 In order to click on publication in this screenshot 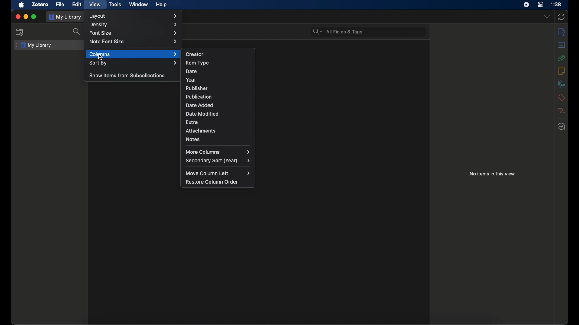, I will do `click(199, 96)`.